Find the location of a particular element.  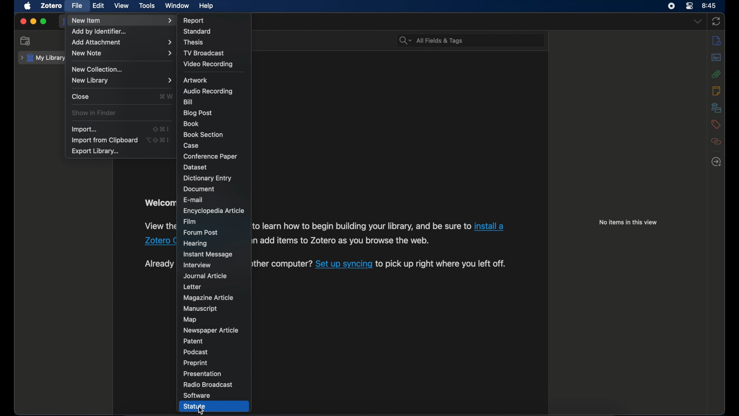

zotero is located at coordinates (50, 6).